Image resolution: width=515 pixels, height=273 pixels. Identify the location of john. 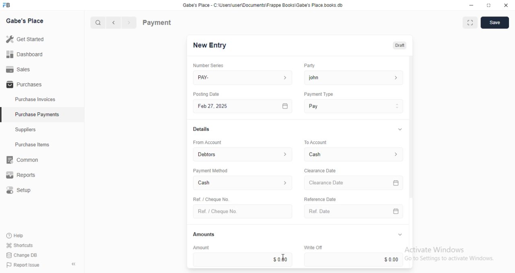
(354, 77).